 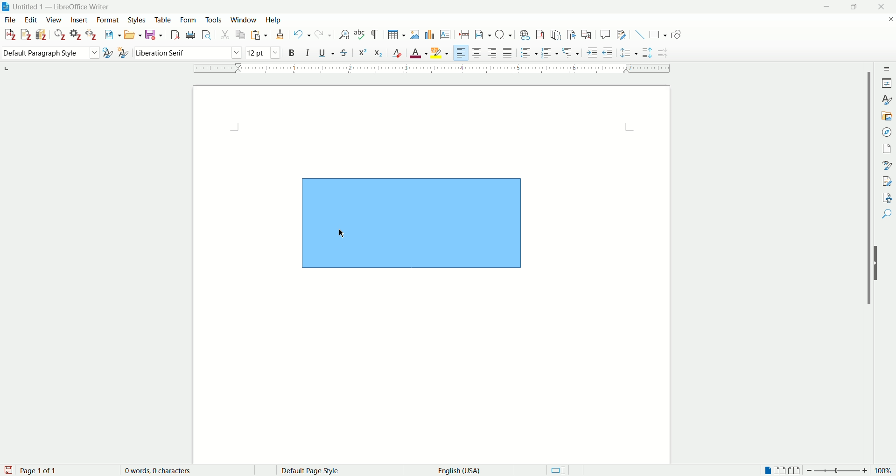 What do you see at coordinates (317, 469) in the screenshot?
I see `Default page style` at bounding box center [317, 469].